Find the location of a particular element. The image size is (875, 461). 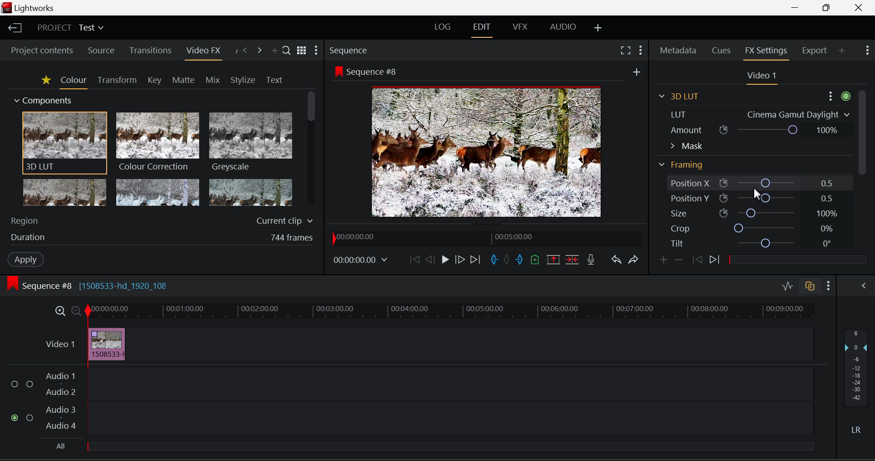

Mask is located at coordinates (686, 147).